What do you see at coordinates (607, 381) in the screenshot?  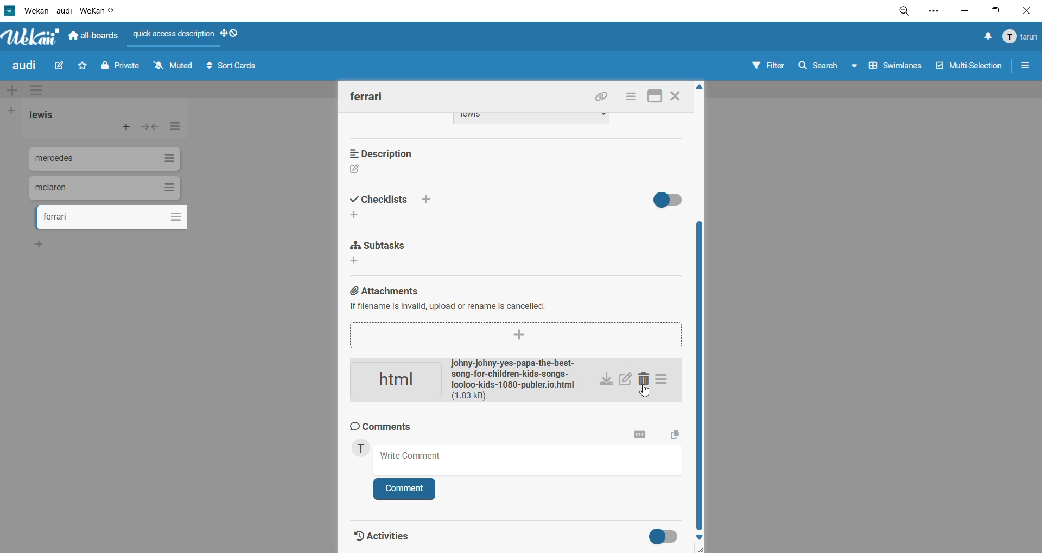 I see `download` at bounding box center [607, 381].